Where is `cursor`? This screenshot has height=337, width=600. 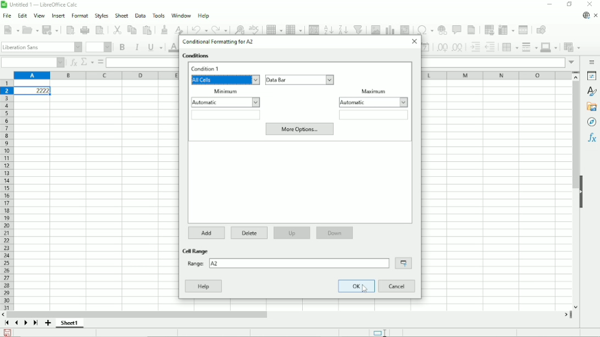 cursor is located at coordinates (365, 288).